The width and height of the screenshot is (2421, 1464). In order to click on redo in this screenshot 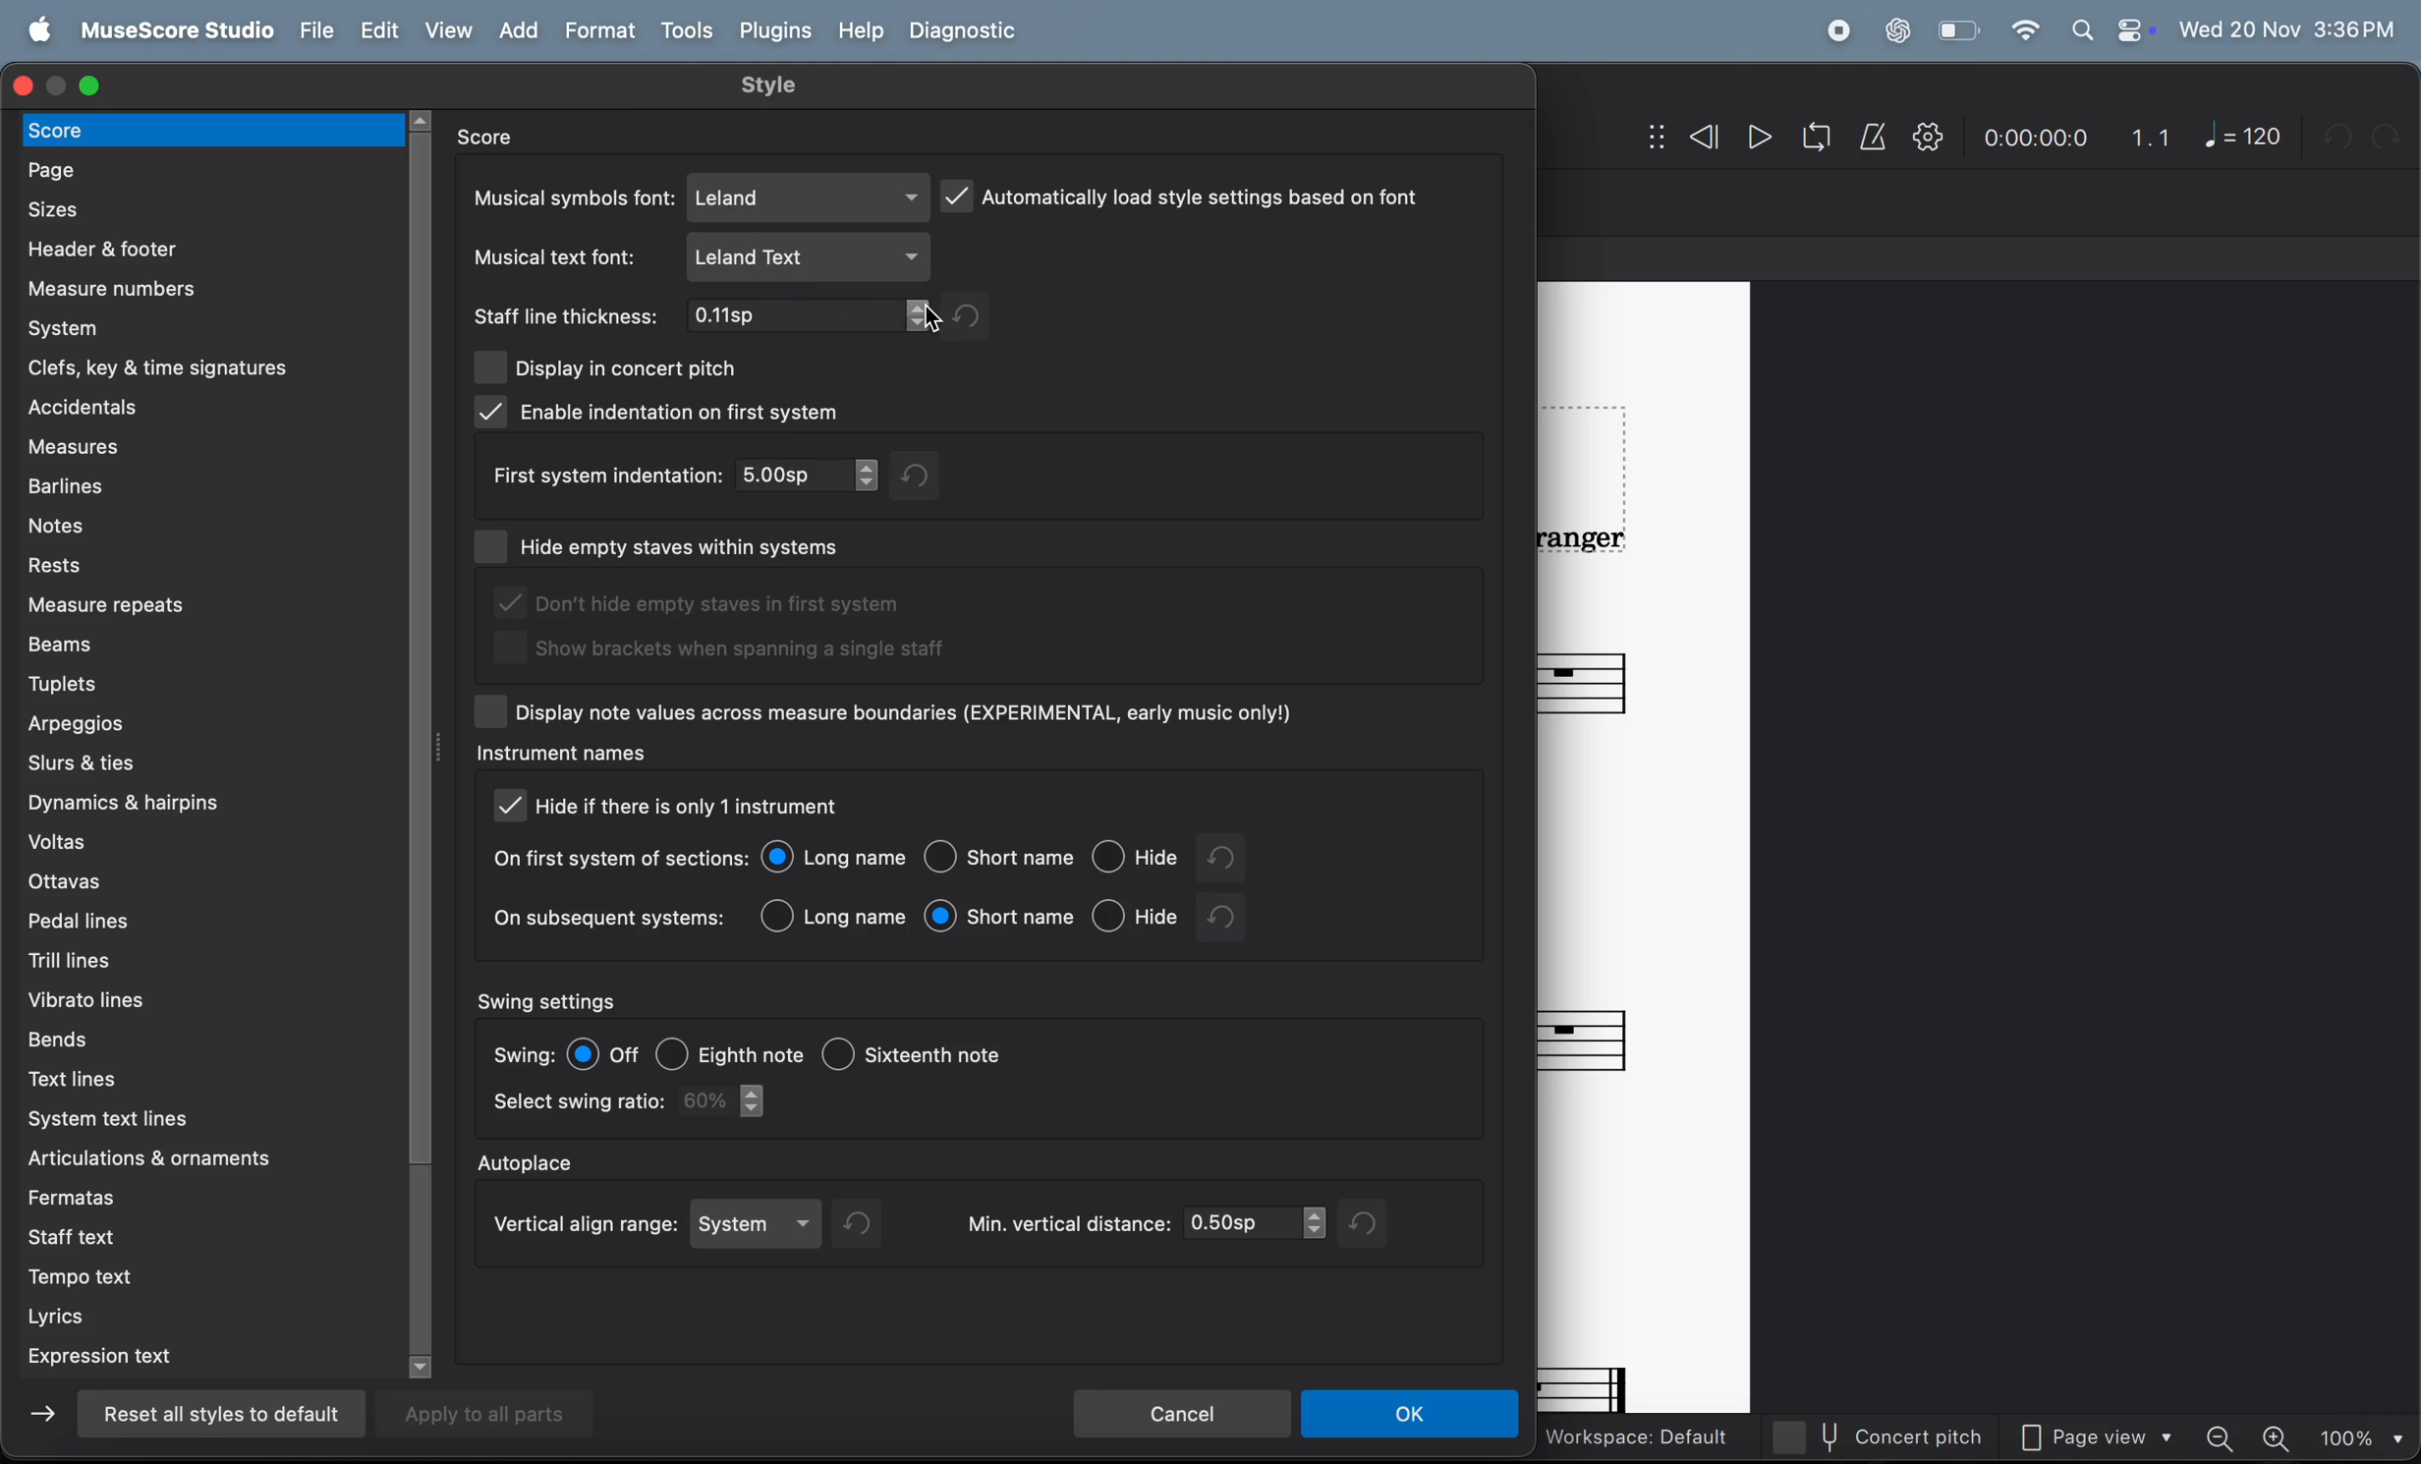, I will do `click(1240, 858)`.